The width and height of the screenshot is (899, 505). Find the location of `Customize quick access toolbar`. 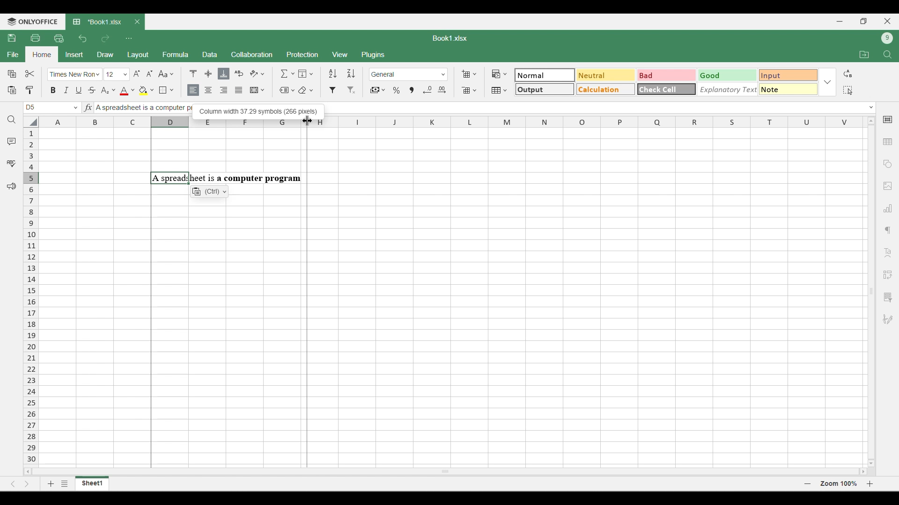

Customize quick access toolbar is located at coordinates (129, 38).